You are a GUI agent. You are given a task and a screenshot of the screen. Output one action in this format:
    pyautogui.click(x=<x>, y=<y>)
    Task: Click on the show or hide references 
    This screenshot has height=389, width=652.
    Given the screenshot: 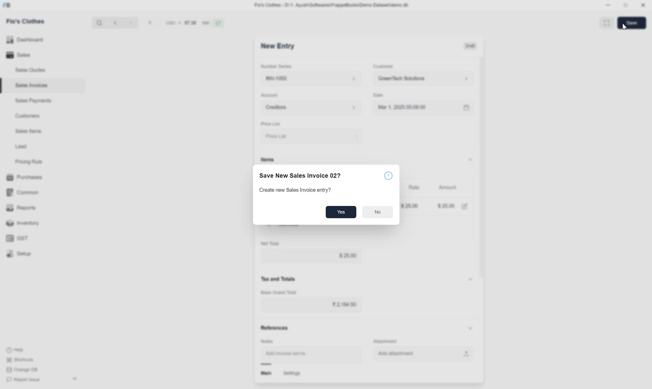 What is the action you would take?
    pyautogui.click(x=472, y=327)
    